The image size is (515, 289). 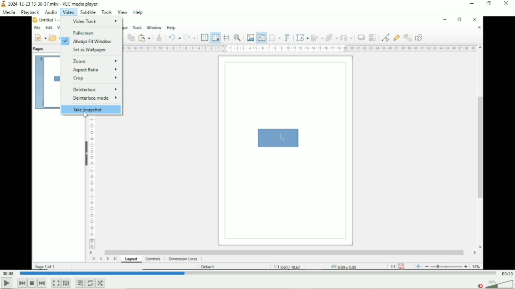 I want to click on checked, so click(x=64, y=41).